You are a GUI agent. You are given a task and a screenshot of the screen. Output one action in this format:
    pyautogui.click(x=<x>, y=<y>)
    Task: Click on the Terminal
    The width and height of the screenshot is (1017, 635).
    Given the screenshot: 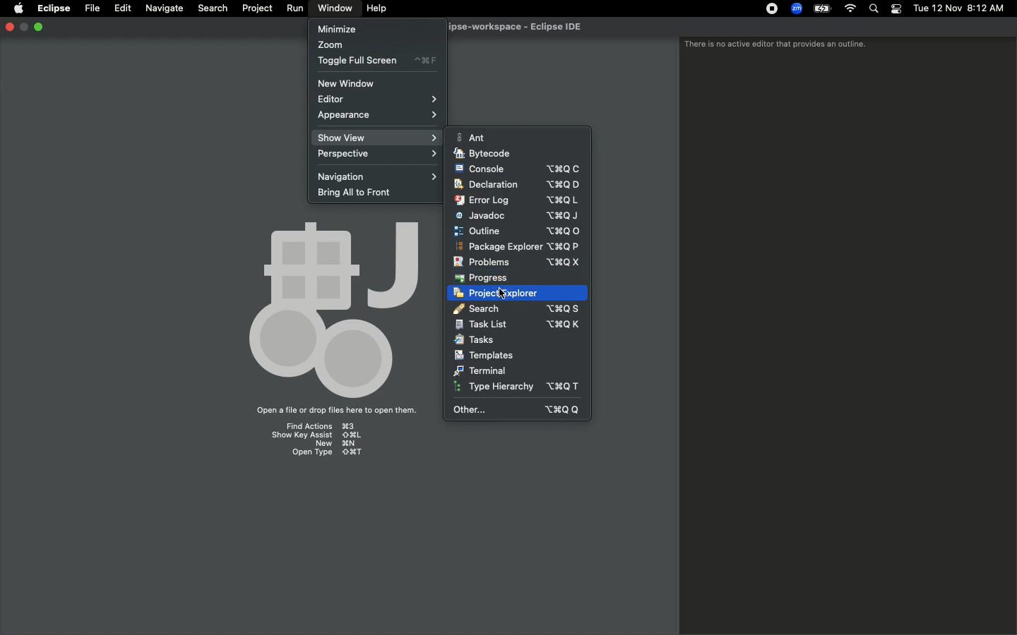 What is the action you would take?
    pyautogui.click(x=480, y=371)
    